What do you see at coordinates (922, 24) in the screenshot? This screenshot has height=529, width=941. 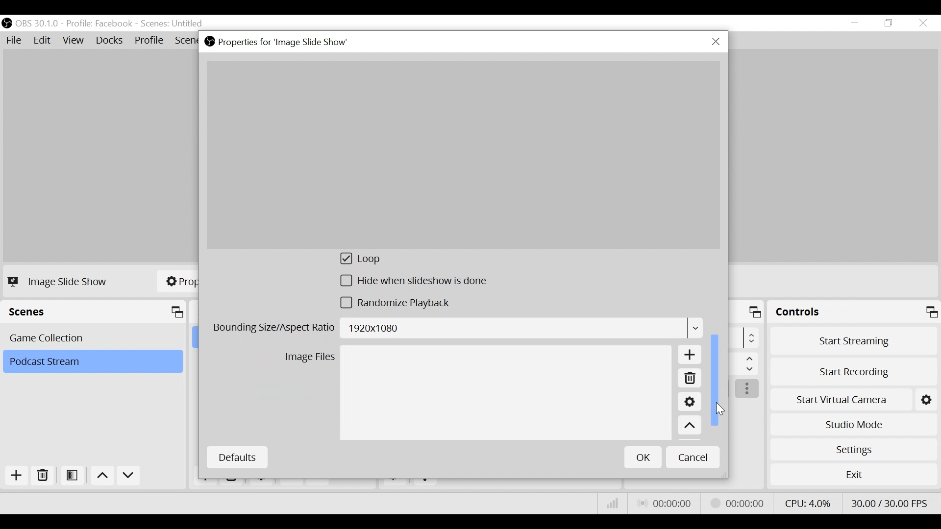 I see `Close` at bounding box center [922, 24].